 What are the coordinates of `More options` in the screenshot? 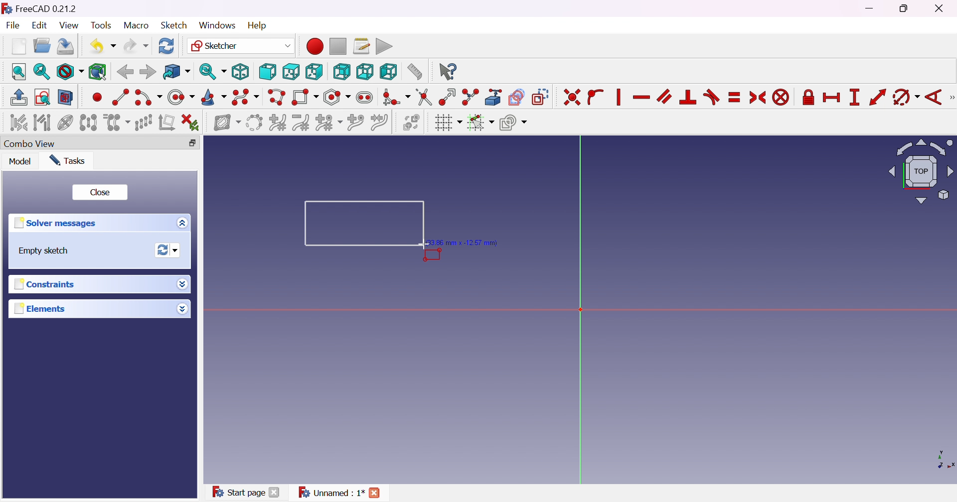 It's located at (184, 284).